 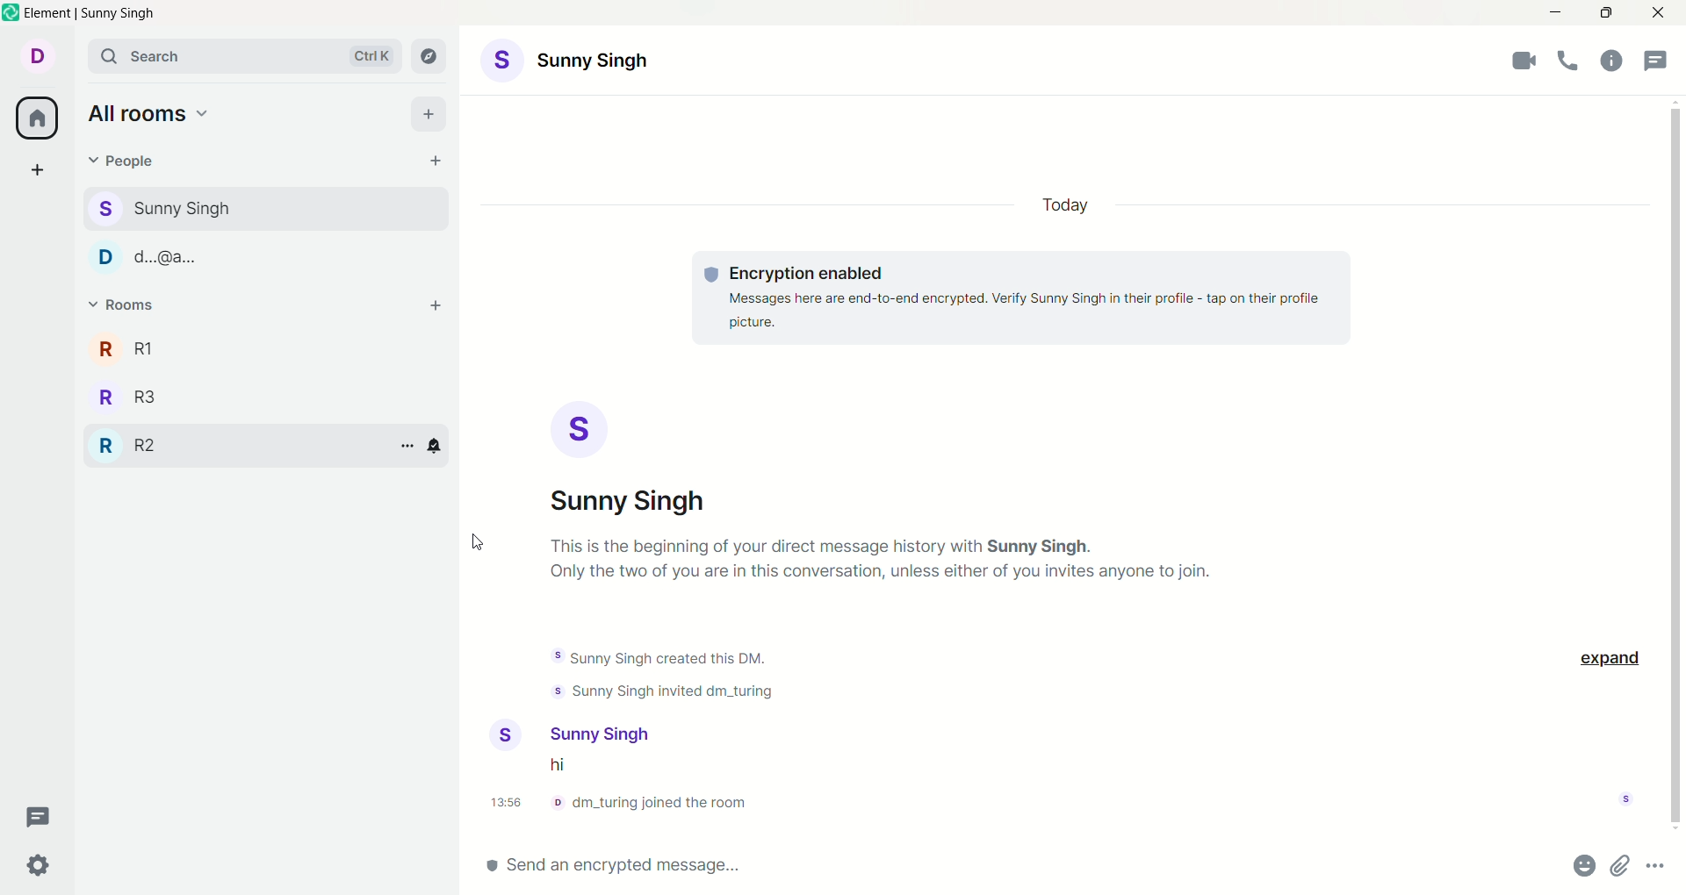 I want to click on video call, so click(x=1524, y=64).